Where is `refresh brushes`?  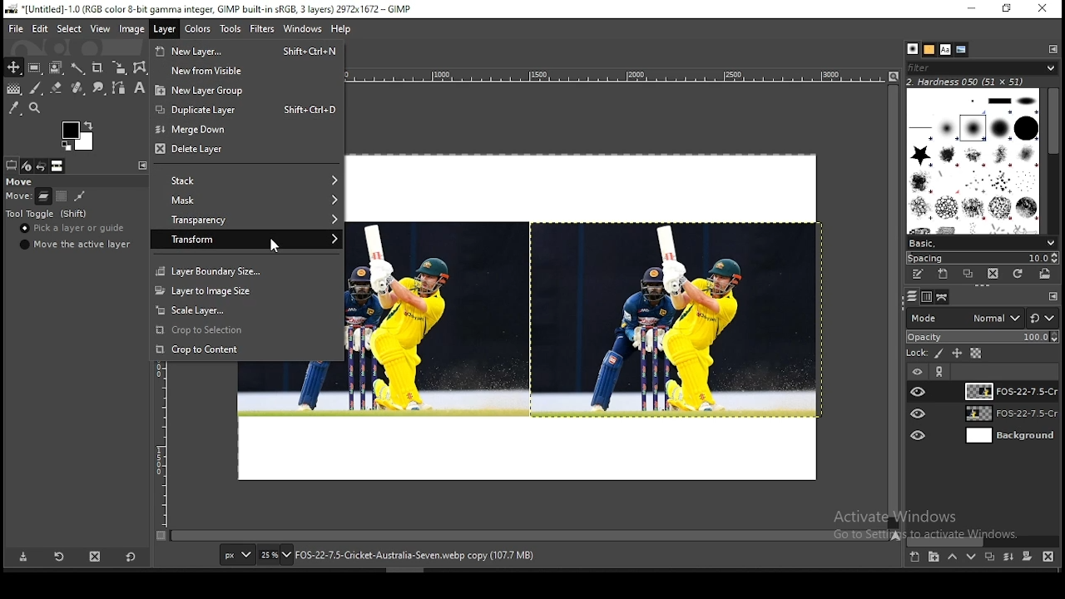 refresh brushes is located at coordinates (1019, 274).